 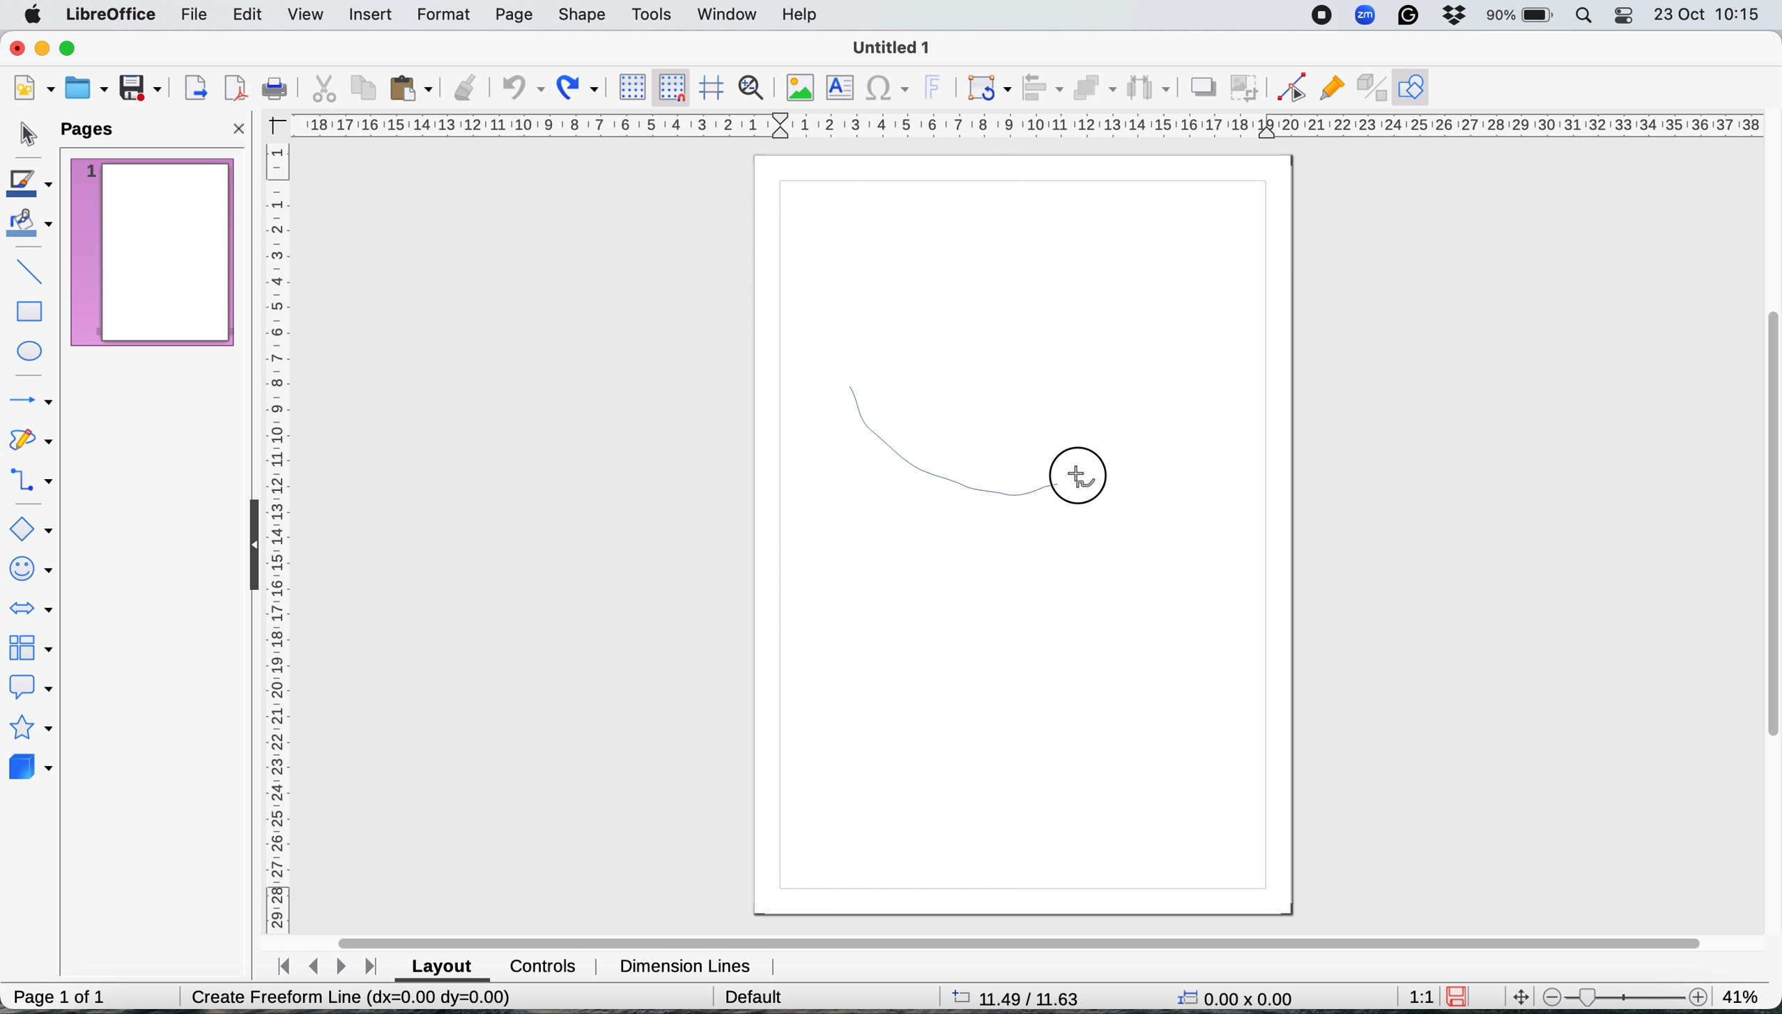 What do you see at coordinates (95, 130) in the screenshot?
I see `pages` at bounding box center [95, 130].